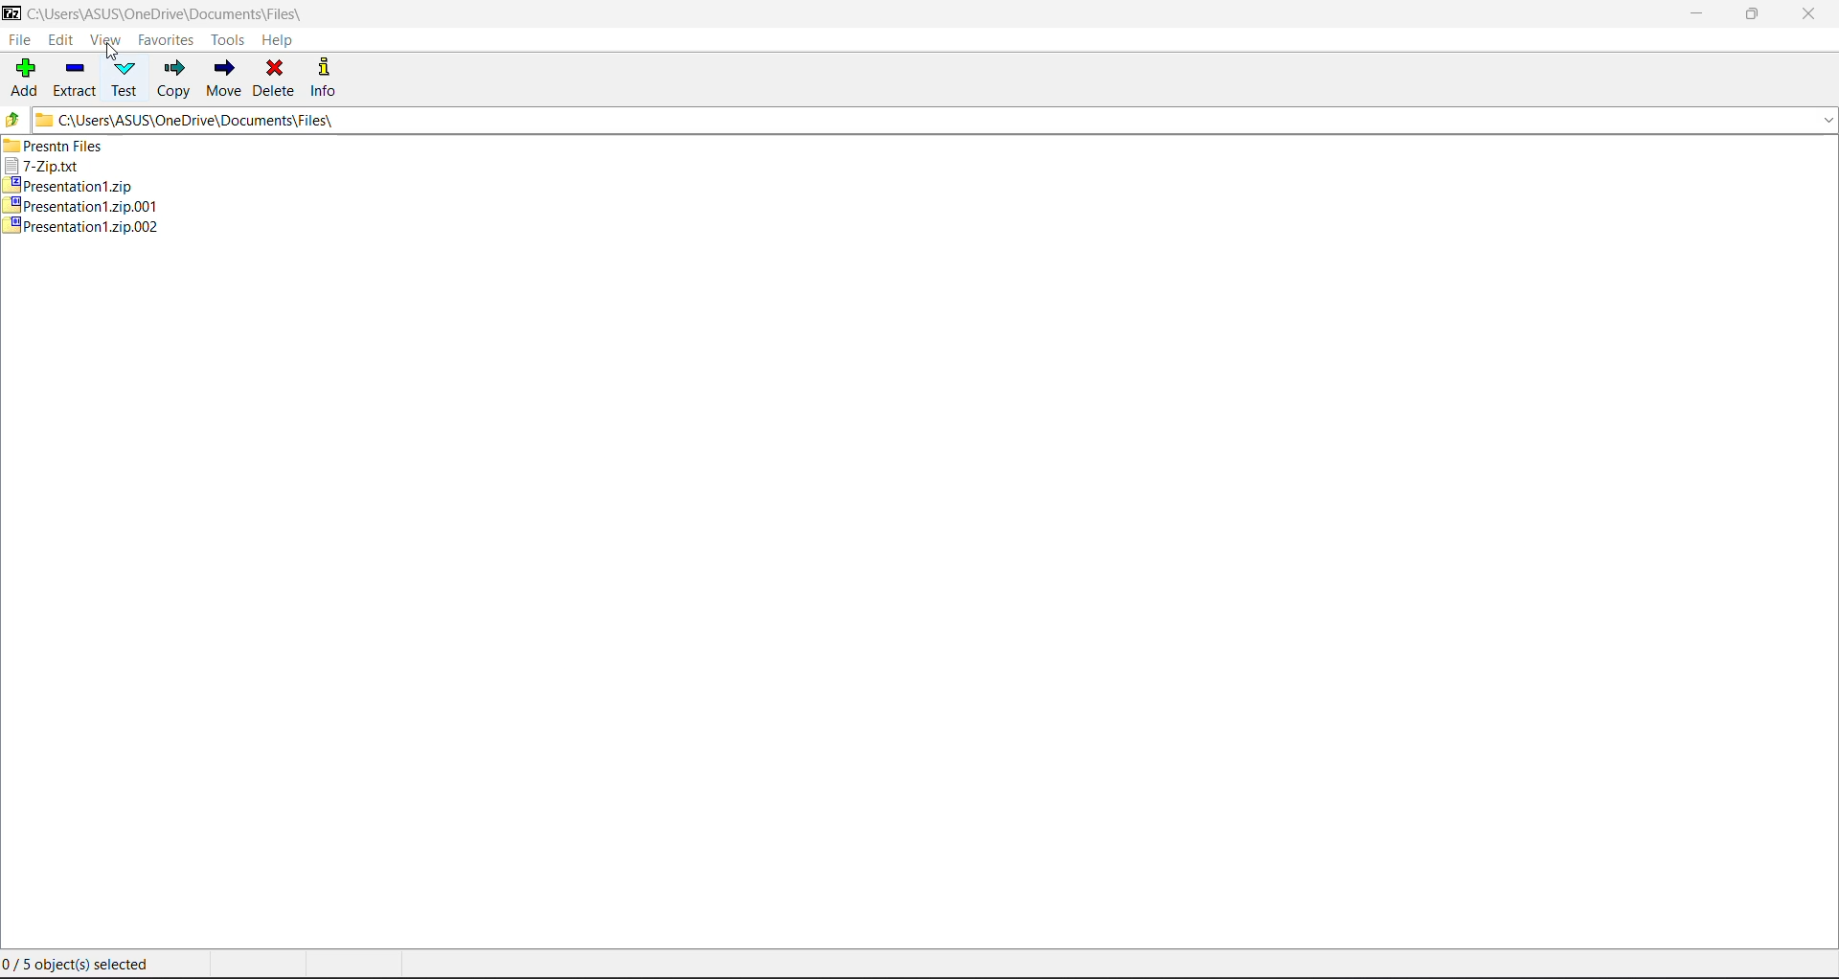 This screenshot has height=979, width=1839. What do you see at coordinates (83, 206) in the screenshot?
I see `presentation1zip.001` at bounding box center [83, 206].